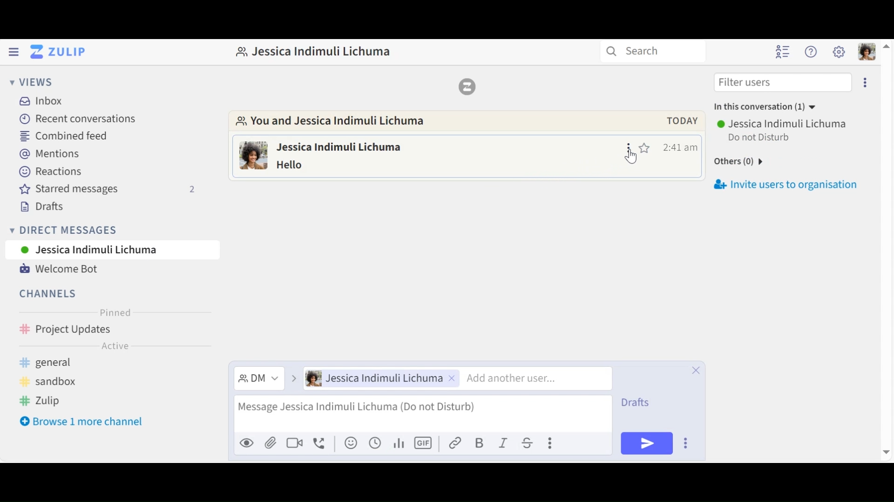  Describe the element at coordinates (630, 147) in the screenshot. I see `message actions` at that location.